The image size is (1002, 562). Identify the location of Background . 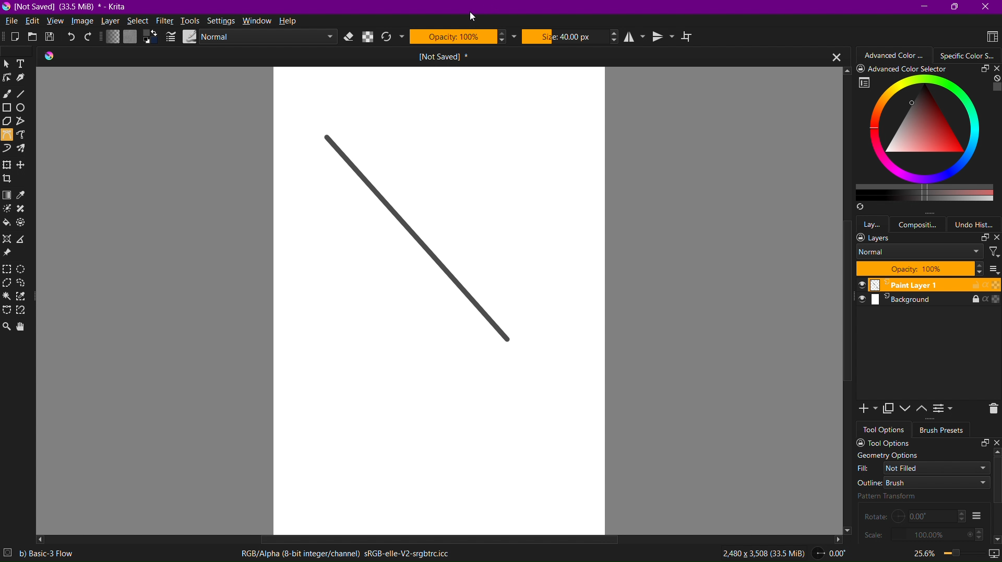
(924, 301).